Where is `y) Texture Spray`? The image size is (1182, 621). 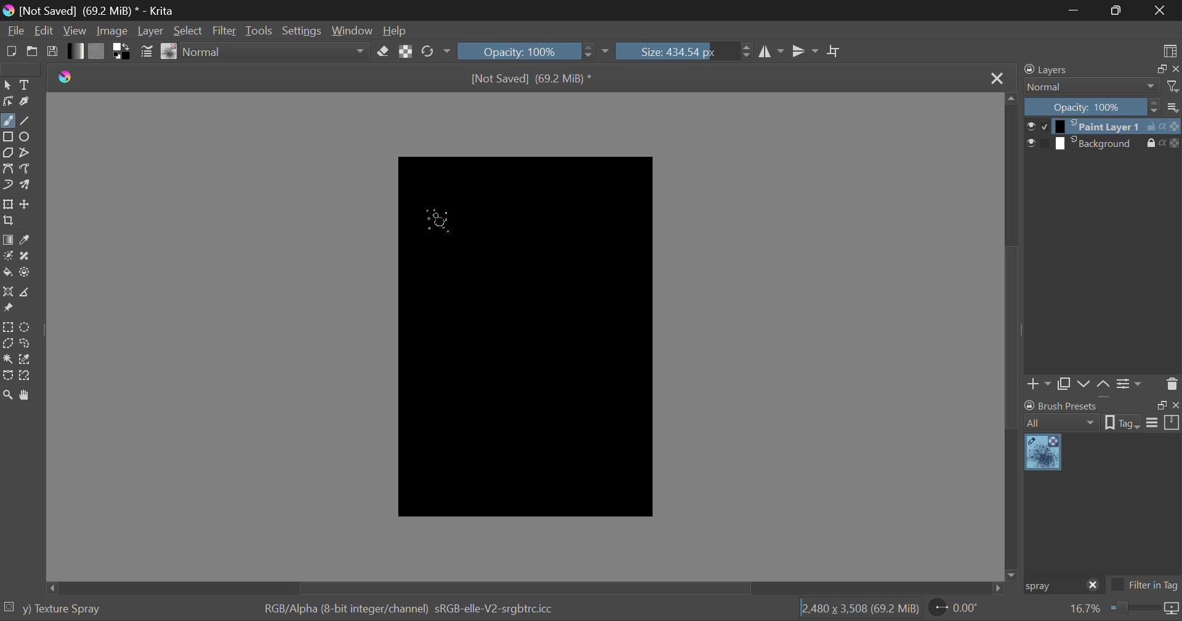 y) Texture Spray is located at coordinates (62, 609).